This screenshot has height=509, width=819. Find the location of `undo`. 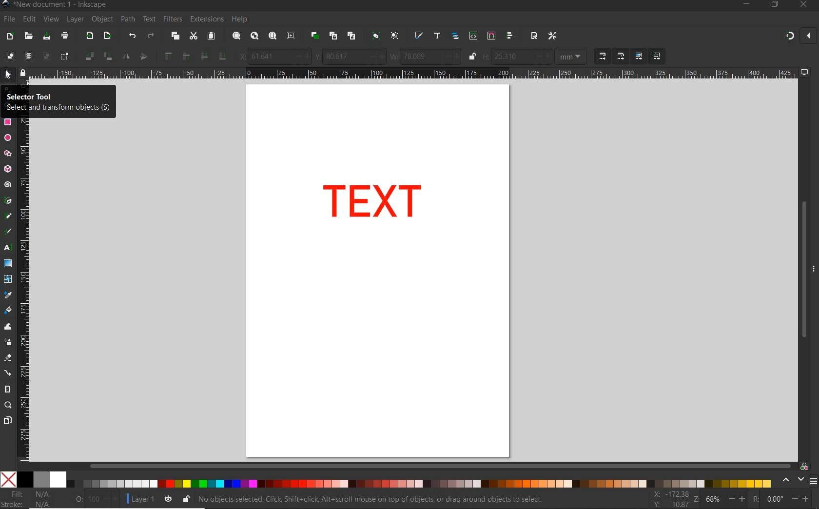

undo is located at coordinates (132, 36).